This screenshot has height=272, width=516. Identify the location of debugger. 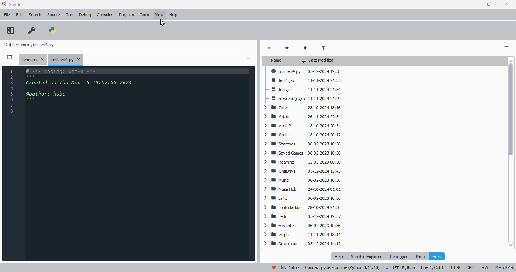
(399, 257).